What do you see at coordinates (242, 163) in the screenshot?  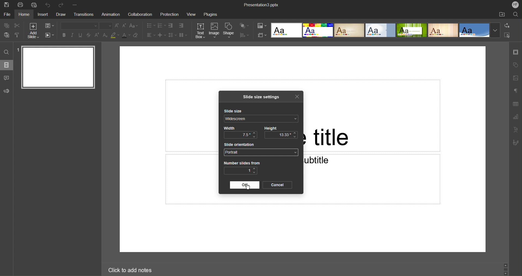 I see `Number slides from` at bounding box center [242, 163].